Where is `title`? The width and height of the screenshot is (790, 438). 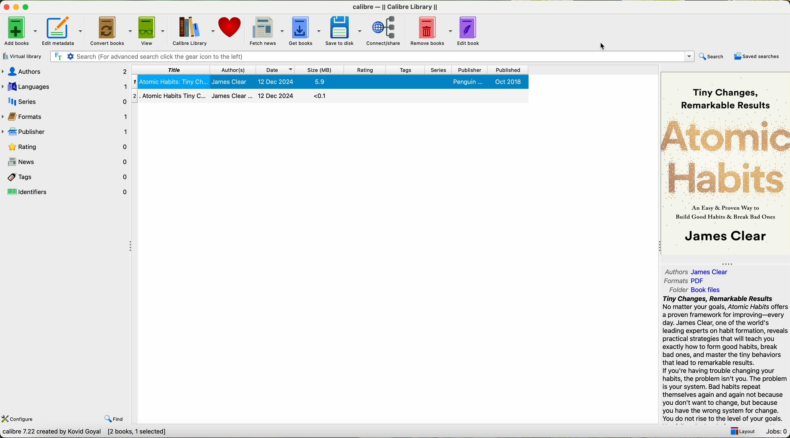 title is located at coordinates (171, 69).